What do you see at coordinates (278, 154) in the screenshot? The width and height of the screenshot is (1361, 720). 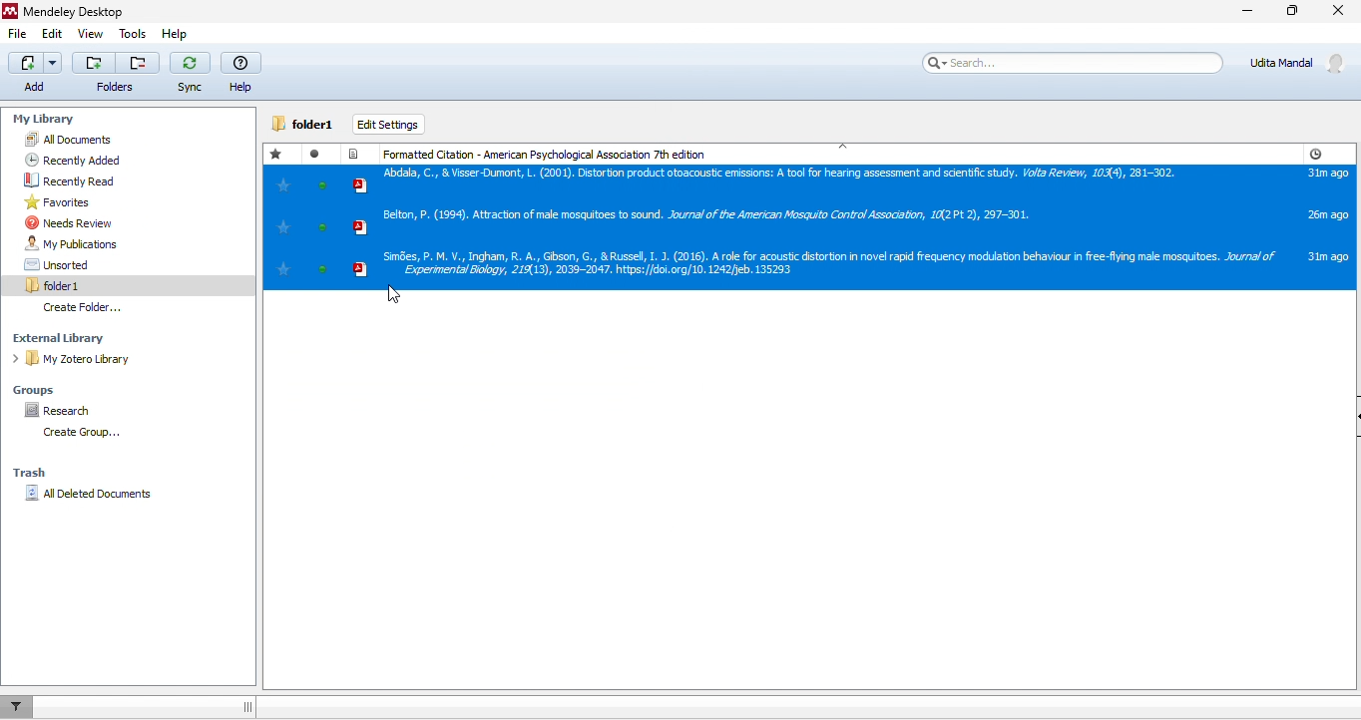 I see `Stared ` at bounding box center [278, 154].